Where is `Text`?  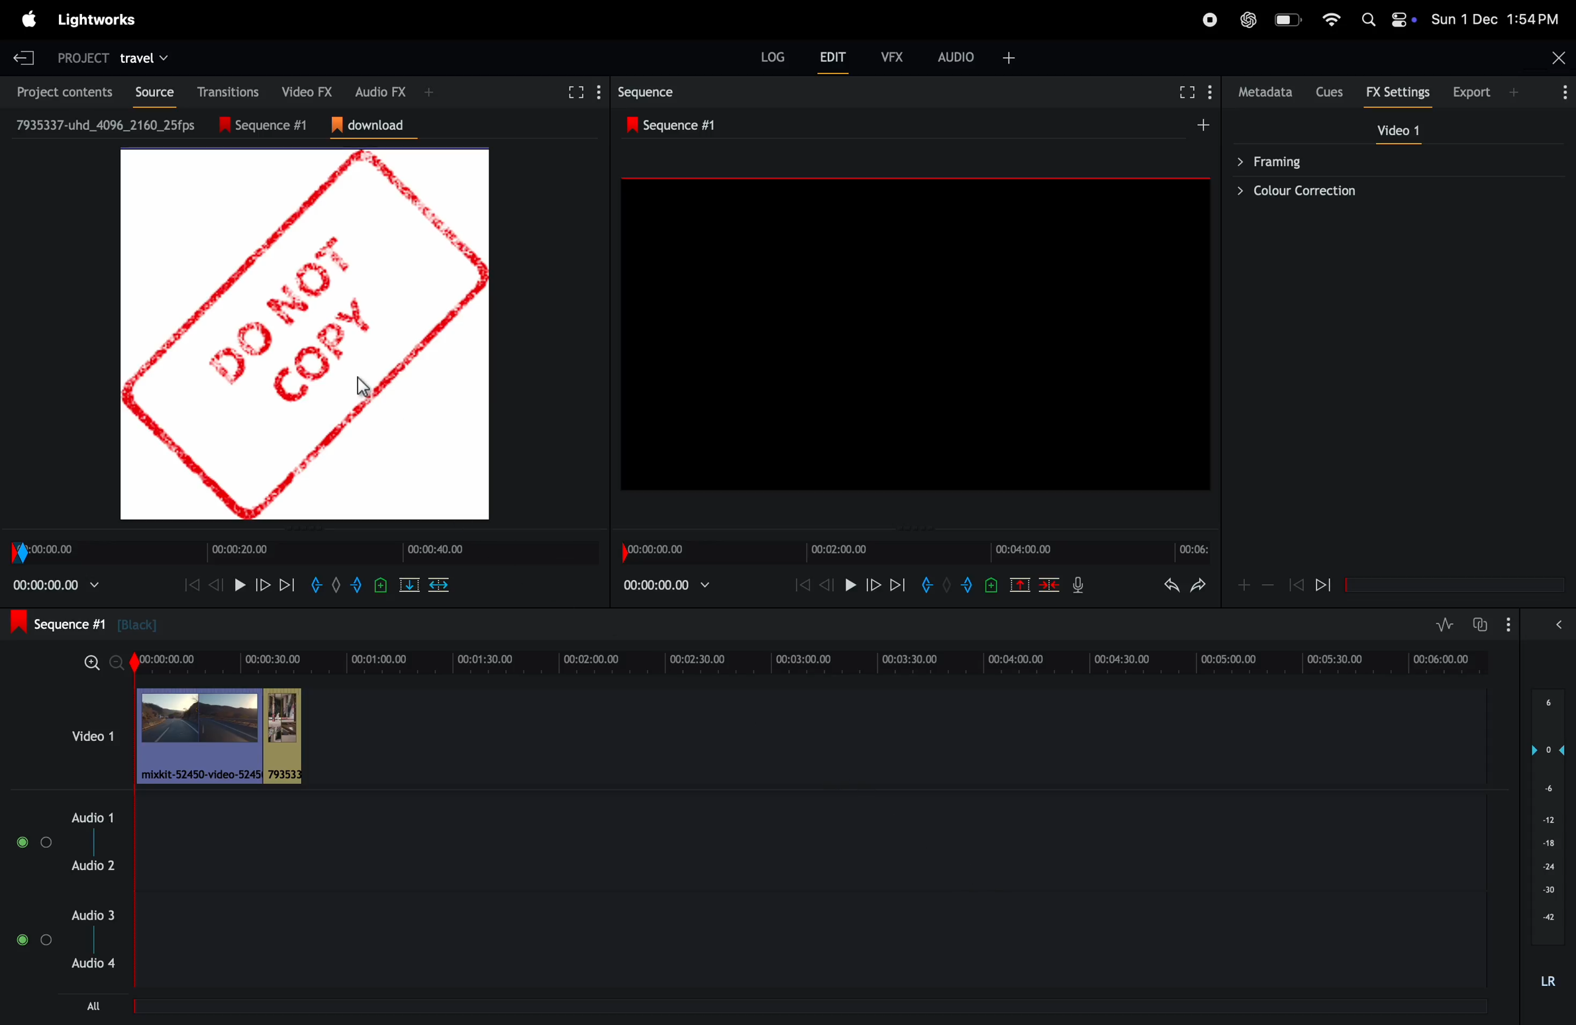 Text is located at coordinates (1548, 982).